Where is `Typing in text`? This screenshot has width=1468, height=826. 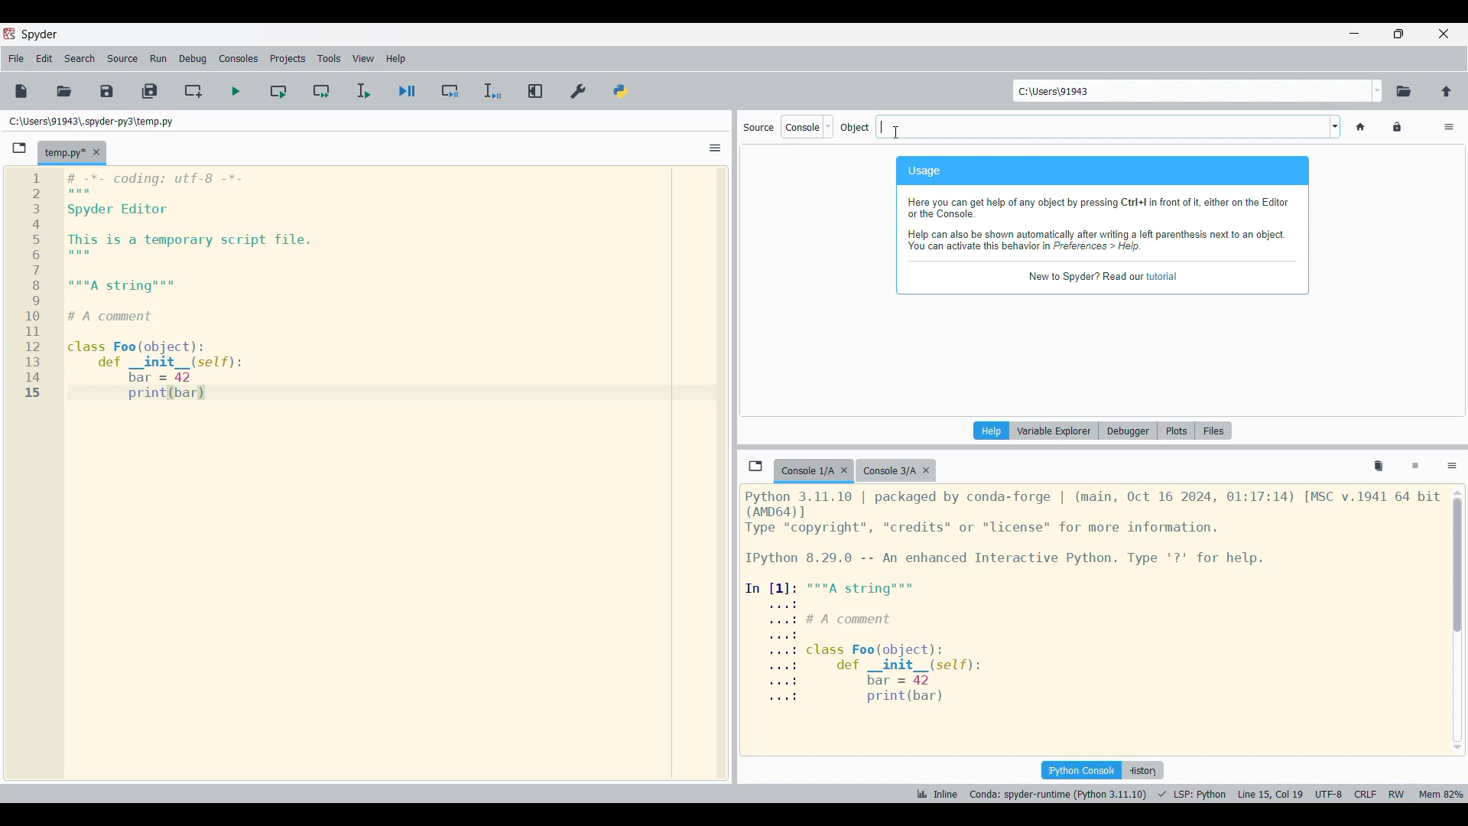 Typing in text is located at coordinates (882, 120).